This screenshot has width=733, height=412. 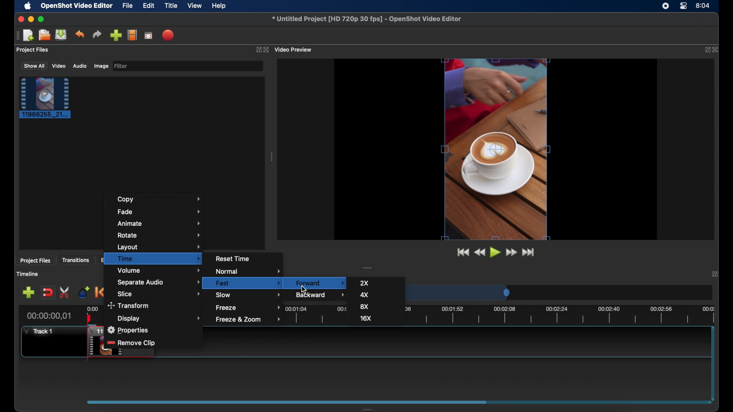 I want to click on animate menu, so click(x=159, y=223).